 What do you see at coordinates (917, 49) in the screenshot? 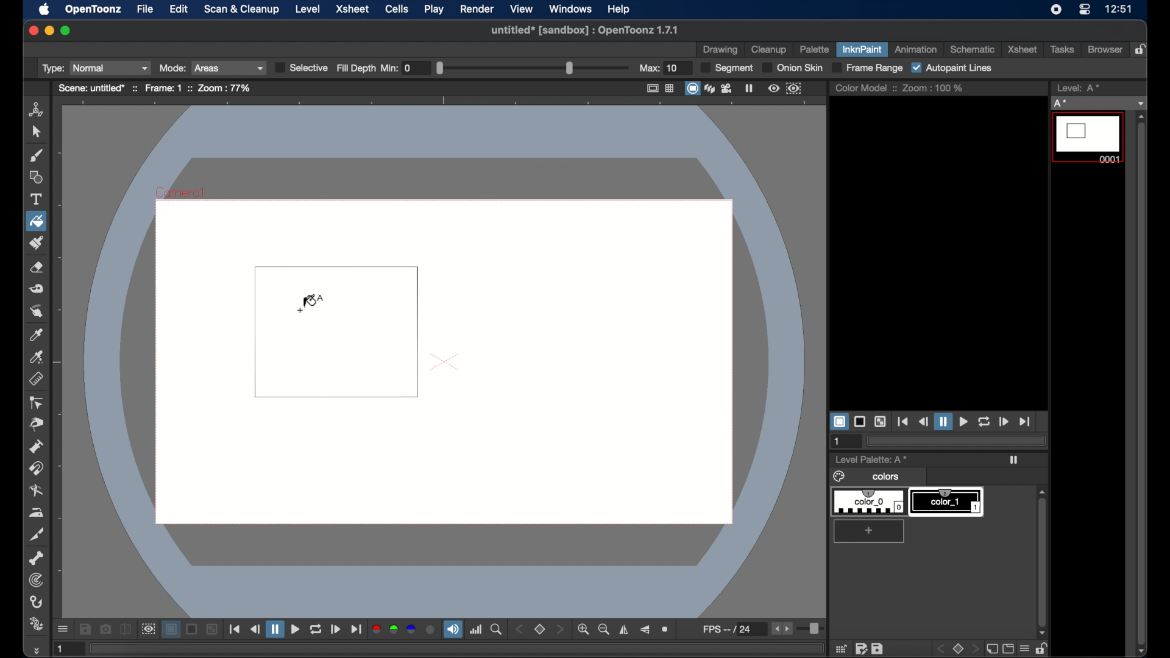
I see `animation` at bounding box center [917, 49].